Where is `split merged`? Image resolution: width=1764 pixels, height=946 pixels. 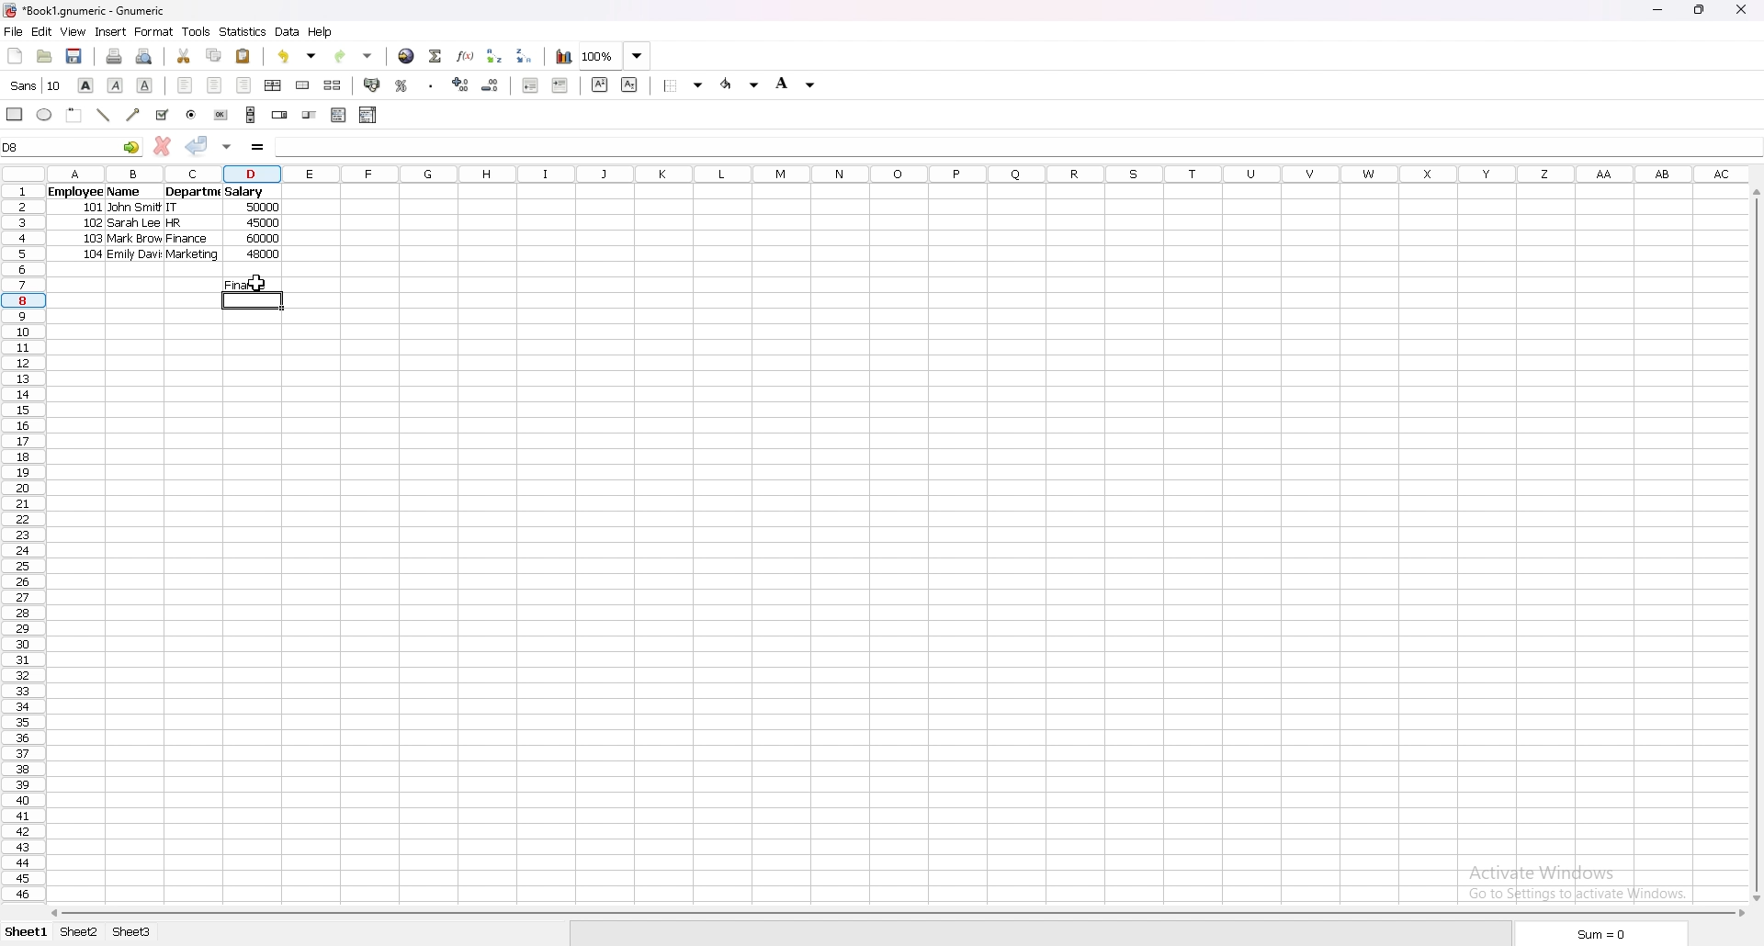 split merged is located at coordinates (334, 84).